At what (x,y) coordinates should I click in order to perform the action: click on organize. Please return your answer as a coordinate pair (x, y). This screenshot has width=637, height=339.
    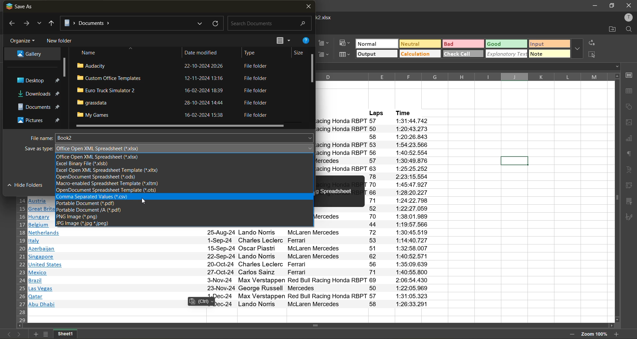
    Looking at the image, I should click on (23, 39).